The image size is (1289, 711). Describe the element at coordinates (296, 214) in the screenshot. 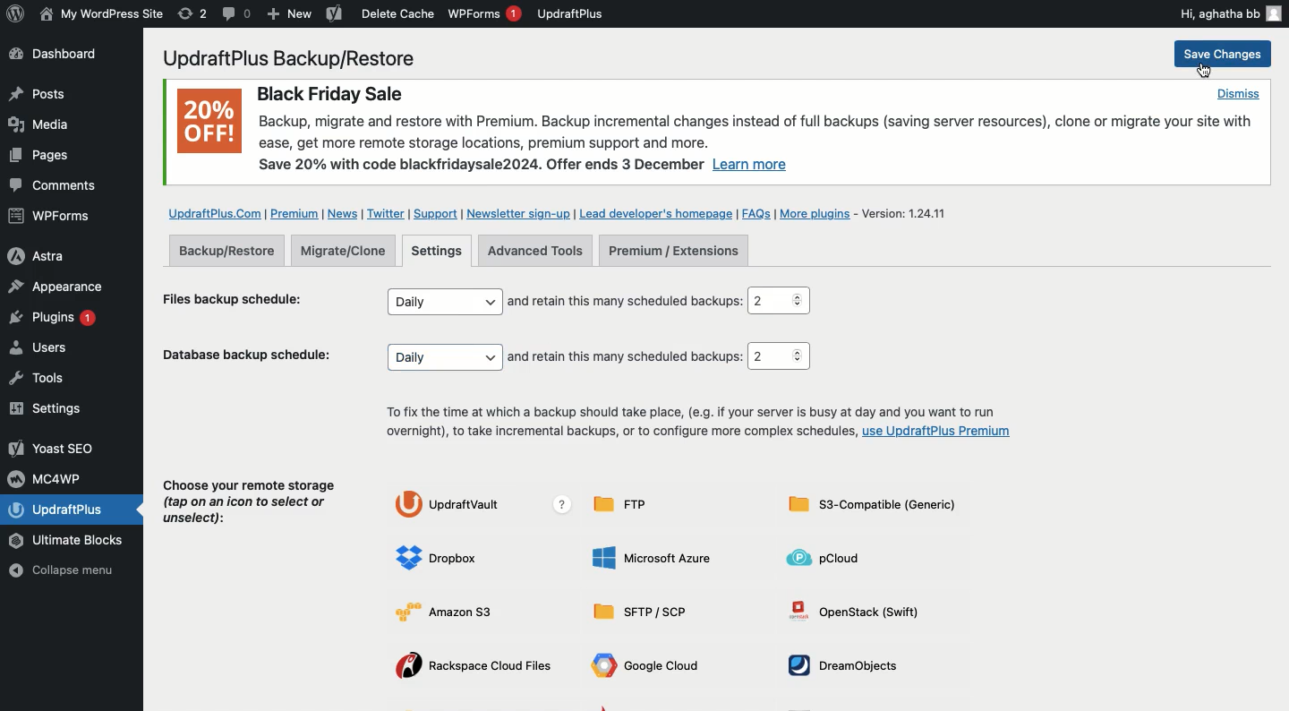

I see `Premium ` at that location.